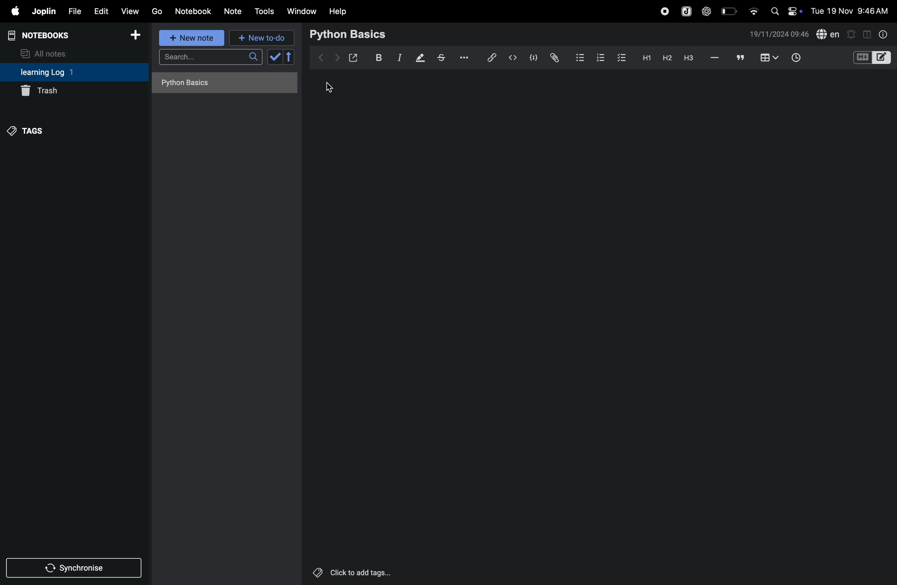 This screenshot has height=585, width=897. I want to click on go, so click(156, 11).